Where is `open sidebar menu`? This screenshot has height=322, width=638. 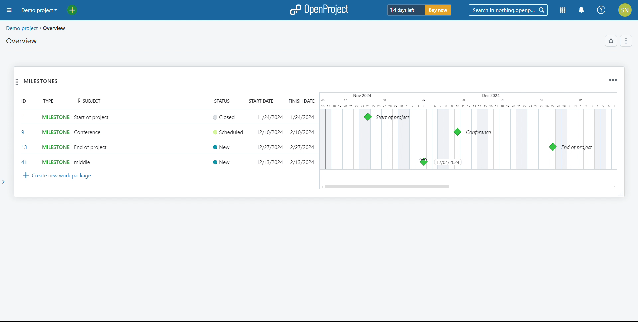
open sidebar menu is located at coordinates (9, 10).